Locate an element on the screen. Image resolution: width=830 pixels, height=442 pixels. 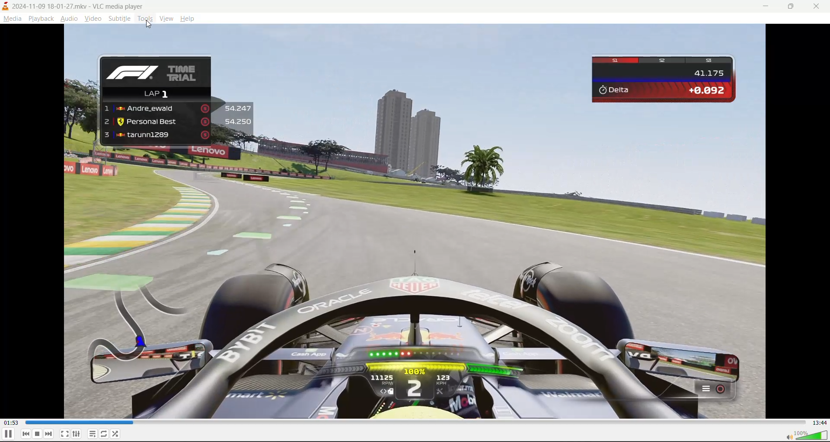
total track time is located at coordinates (817, 422).